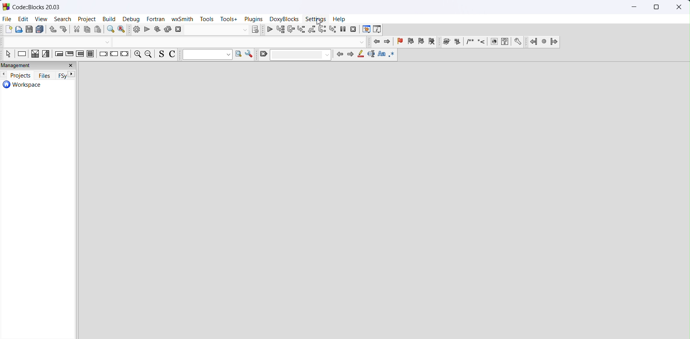  Describe the element at coordinates (230, 20) in the screenshot. I see `tools+` at that location.